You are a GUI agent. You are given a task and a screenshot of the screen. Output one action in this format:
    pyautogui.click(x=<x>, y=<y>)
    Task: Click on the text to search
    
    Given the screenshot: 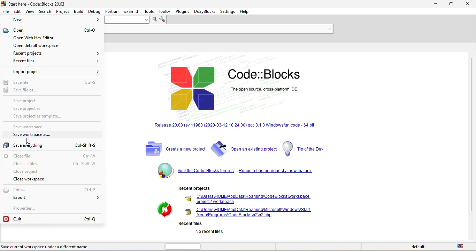 What is the action you would take?
    pyautogui.click(x=128, y=20)
    